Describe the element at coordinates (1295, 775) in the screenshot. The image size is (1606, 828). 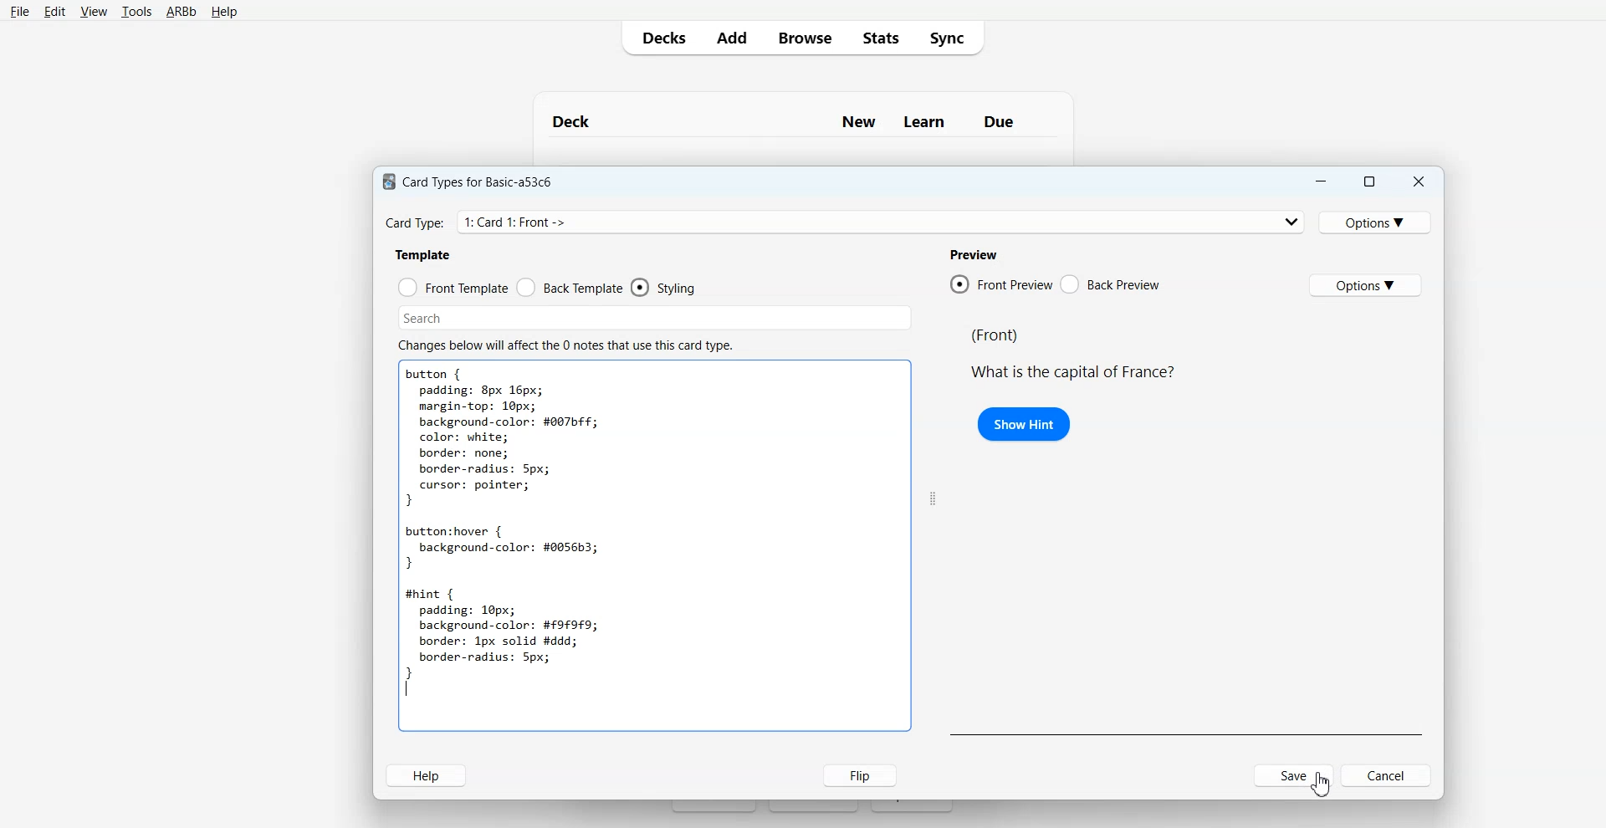
I see `Save` at that location.